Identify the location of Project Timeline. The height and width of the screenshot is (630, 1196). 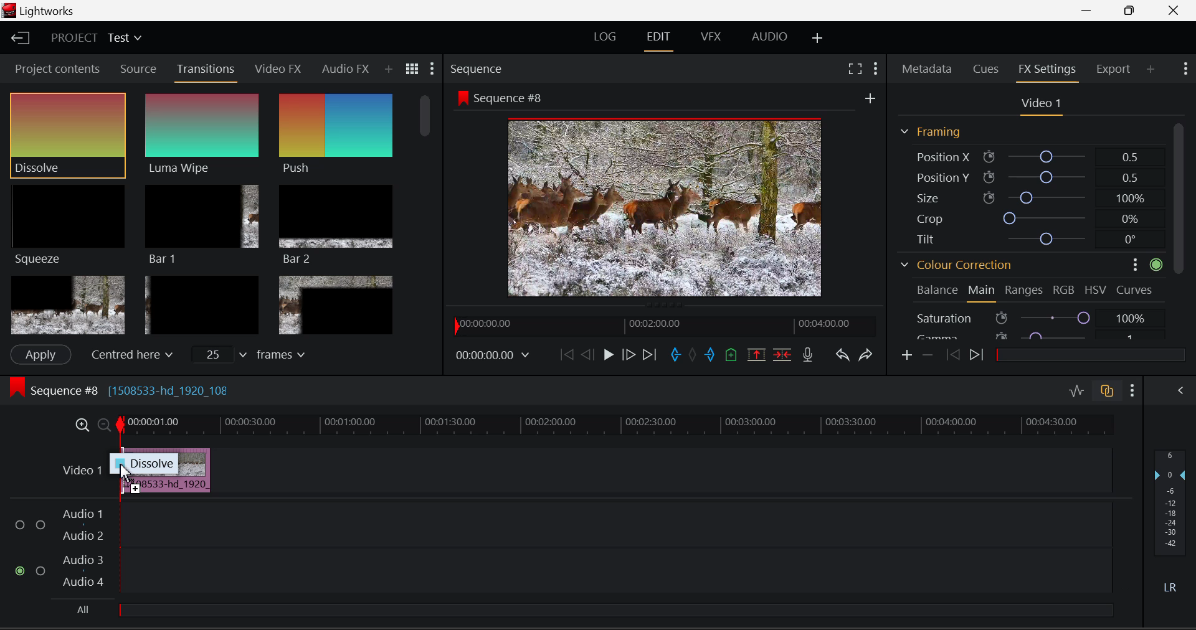
(613, 426).